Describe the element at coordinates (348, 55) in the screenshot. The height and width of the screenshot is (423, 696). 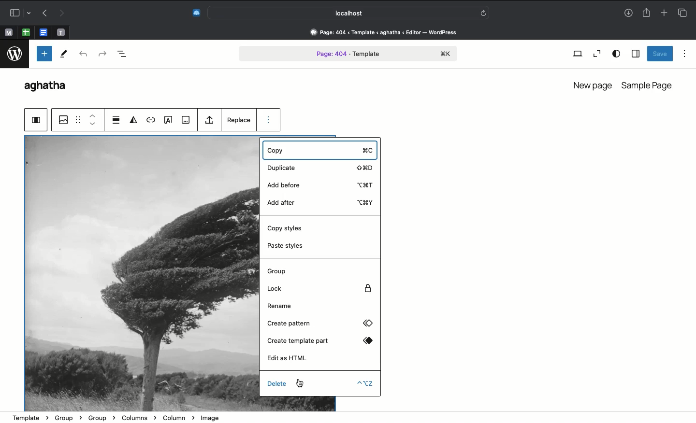
I see `Page 404` at that location.